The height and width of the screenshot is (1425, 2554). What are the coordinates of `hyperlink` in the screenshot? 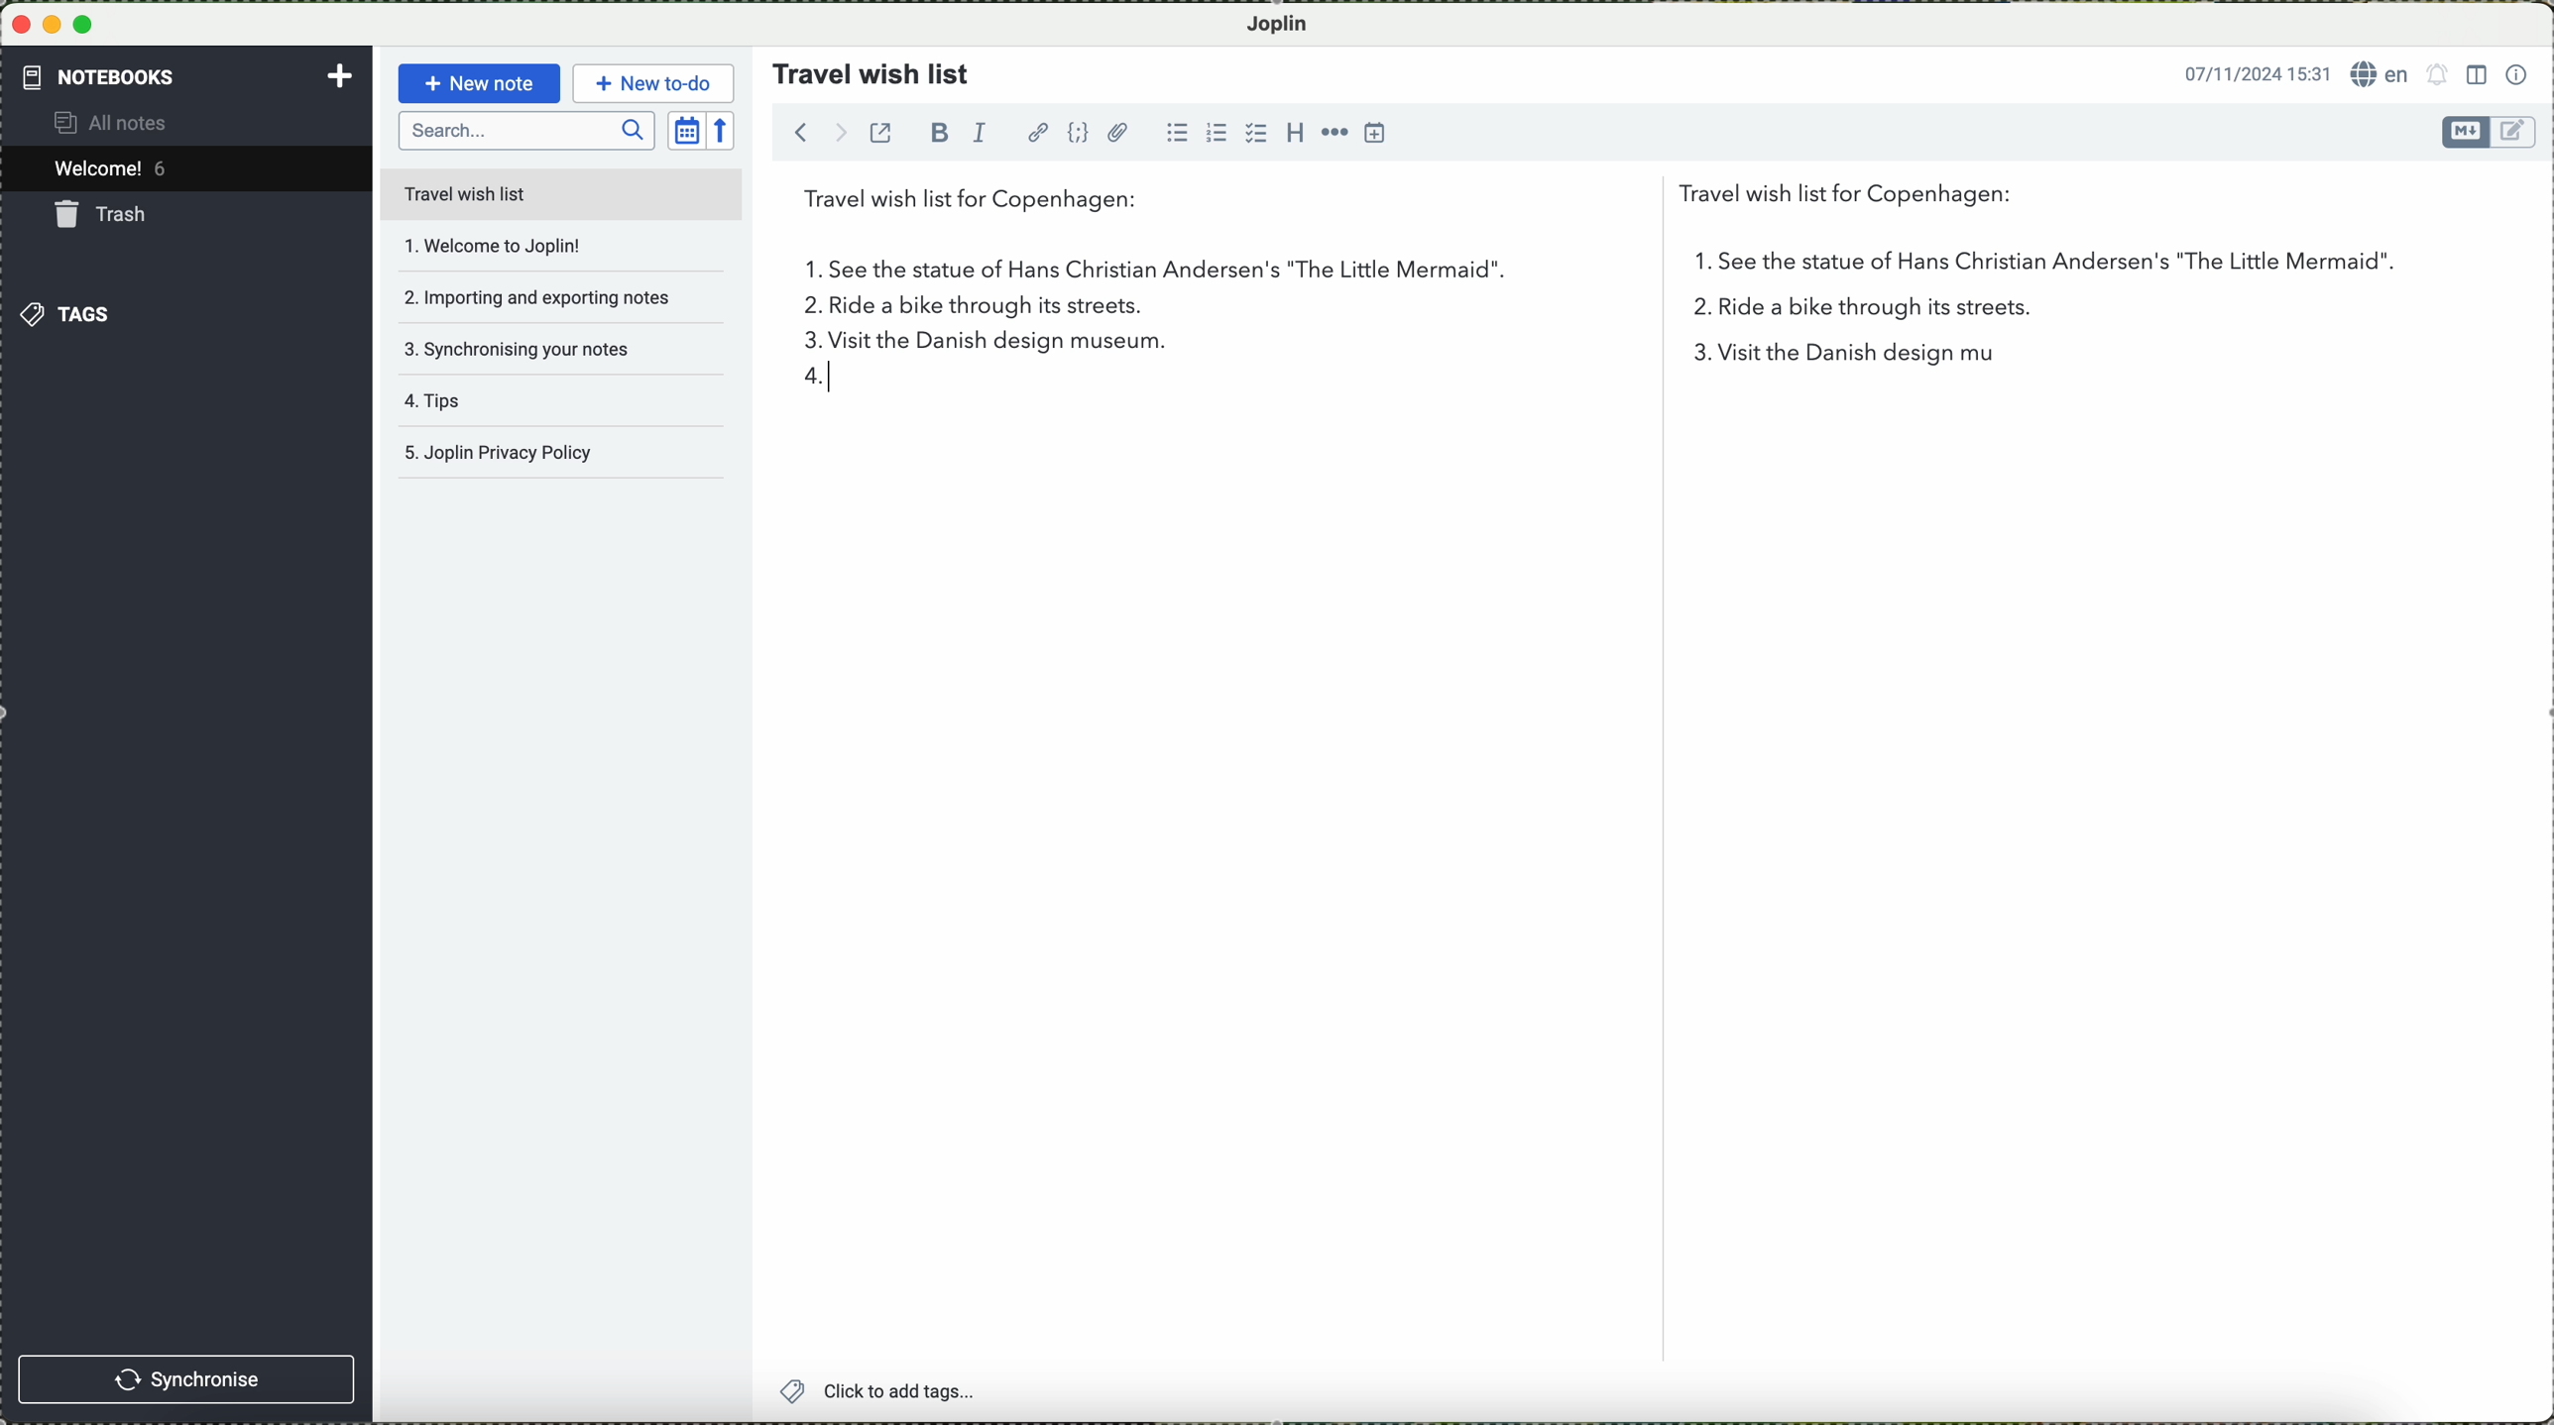 It's located at (1037, 132).